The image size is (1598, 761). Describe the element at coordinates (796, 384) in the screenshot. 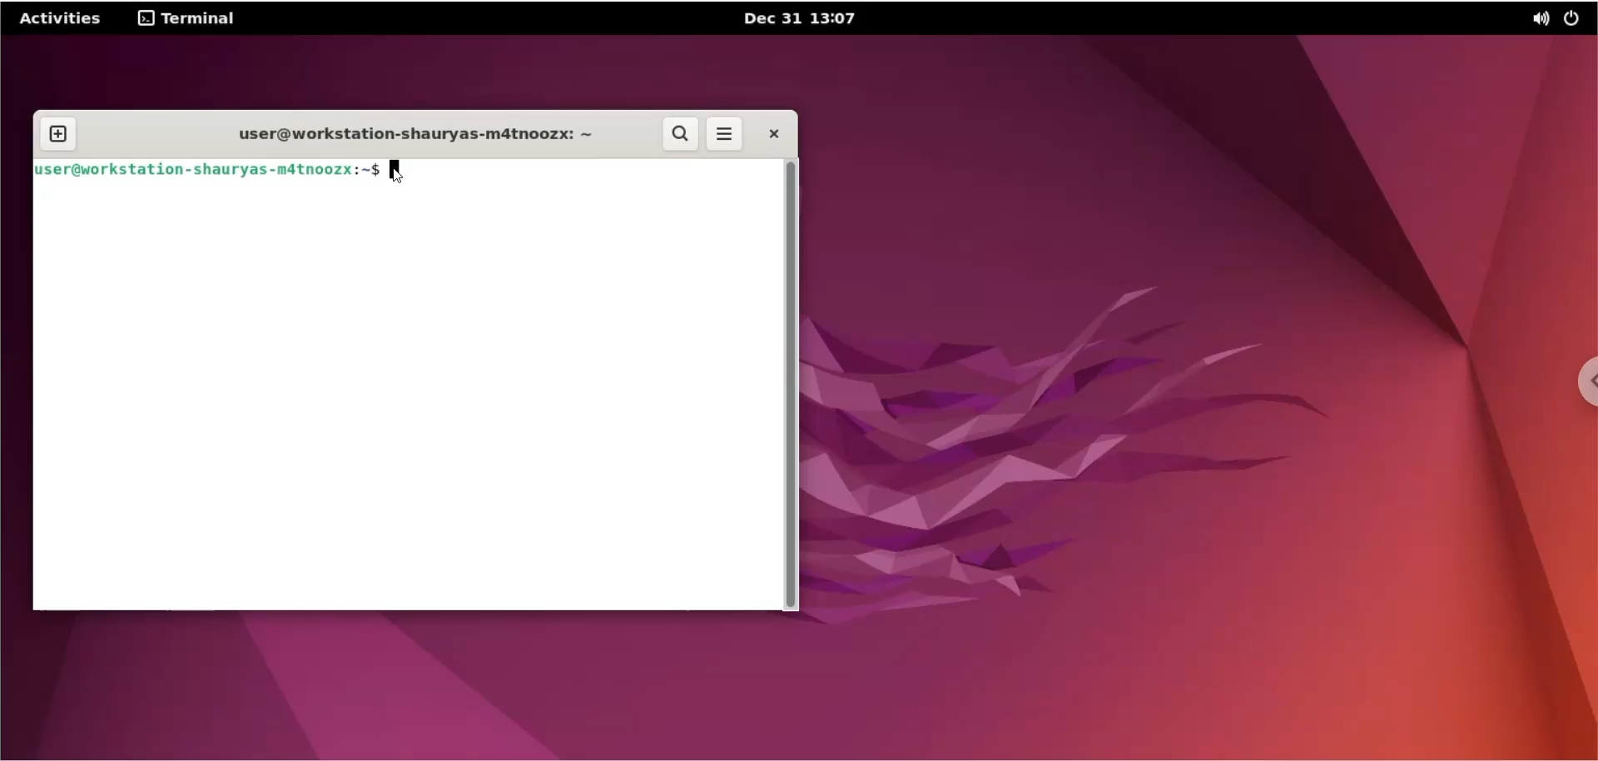

I see `scrollbar` at that location.